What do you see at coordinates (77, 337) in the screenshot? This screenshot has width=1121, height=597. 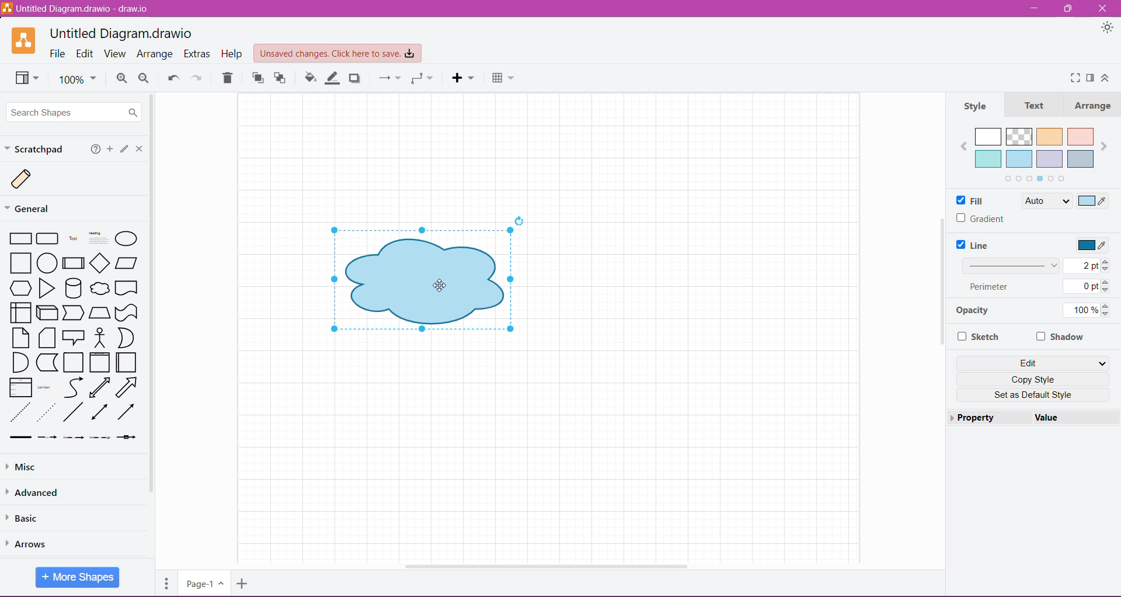 I see `Available Shapes` at bounding box center [77, 337].